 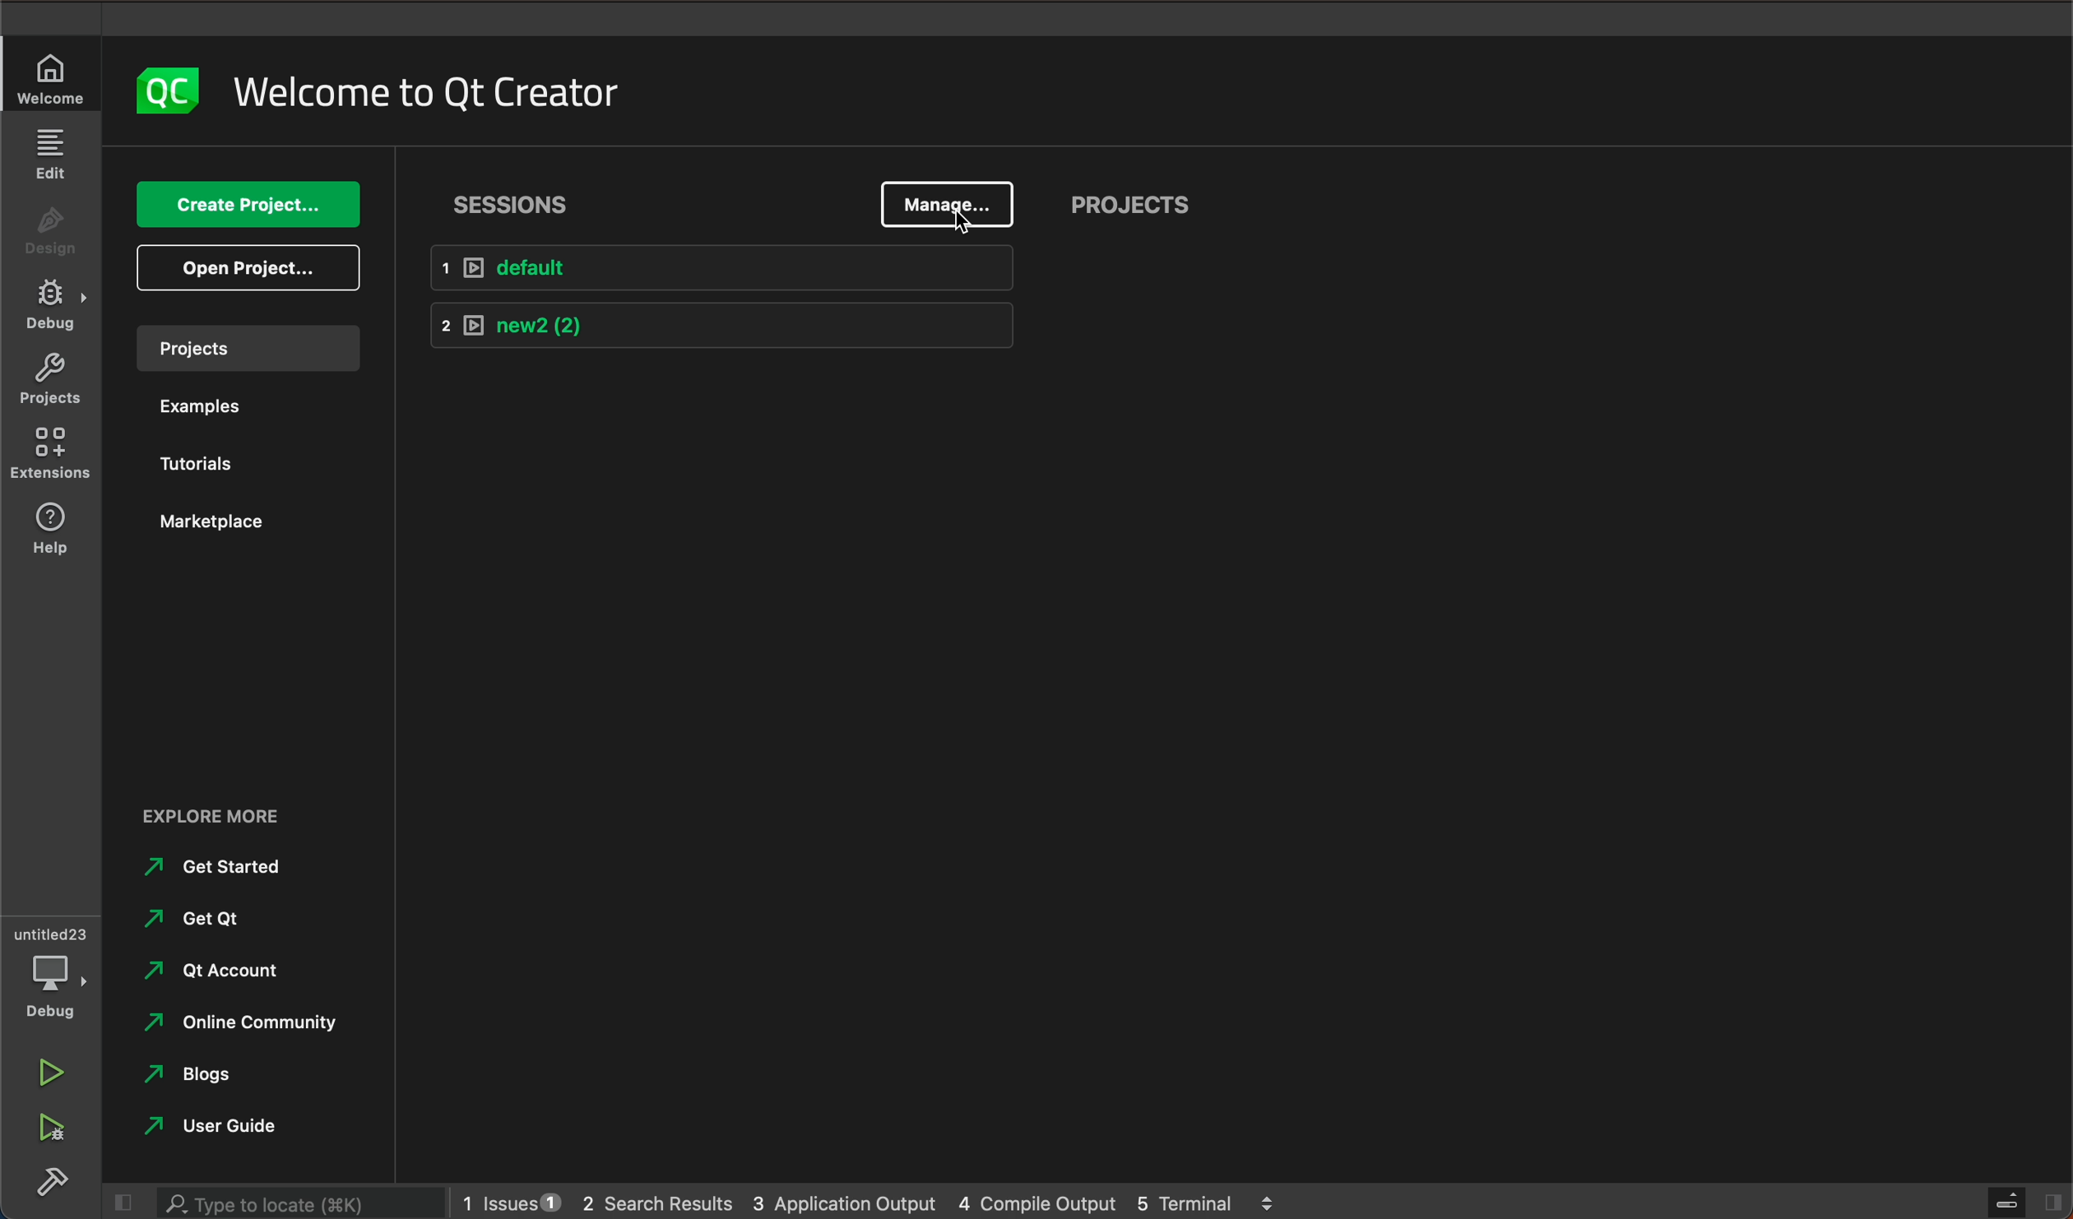 I want to click on projects, so click(x=1139, y=205).